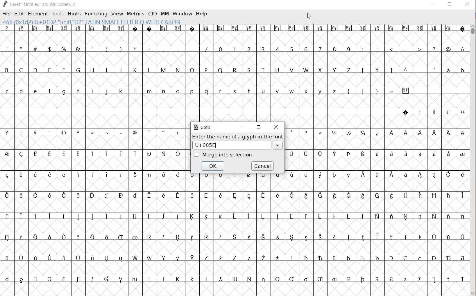 This screenshot has height=296, width=476. Describe the element at coordinates (37, 14) in the screenshot. I see `ELEMENT` at that location.